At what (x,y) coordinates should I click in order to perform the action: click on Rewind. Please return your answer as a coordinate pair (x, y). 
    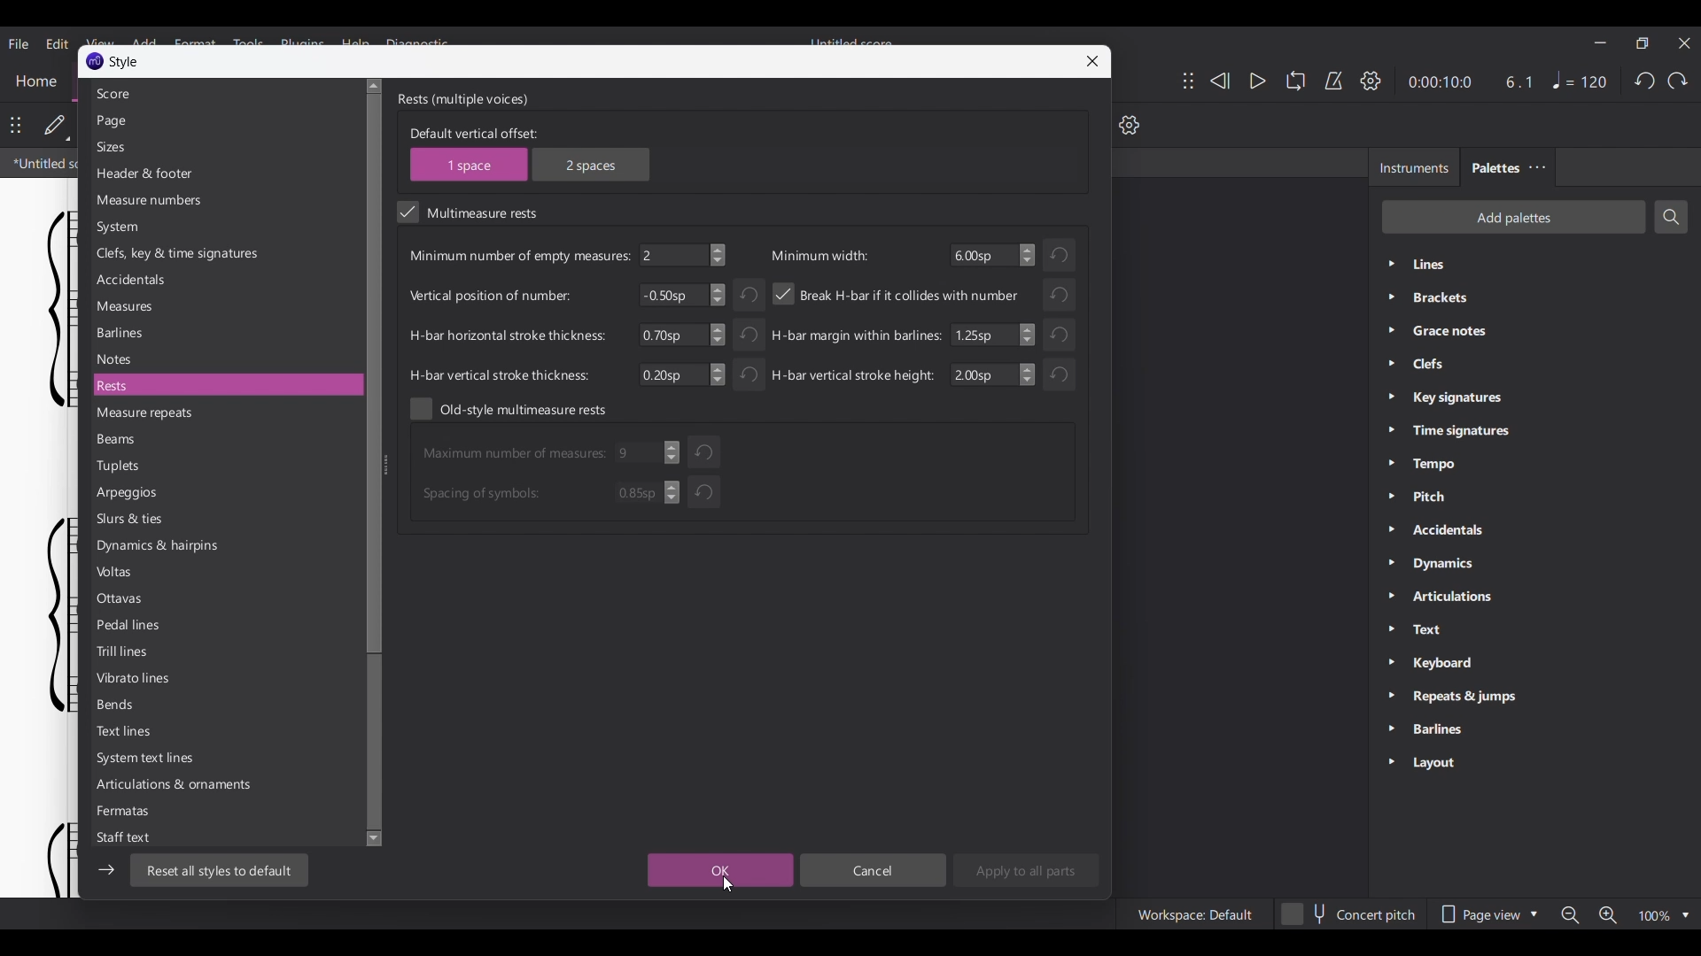
    Looking at the image, I should click on (1219, 81).